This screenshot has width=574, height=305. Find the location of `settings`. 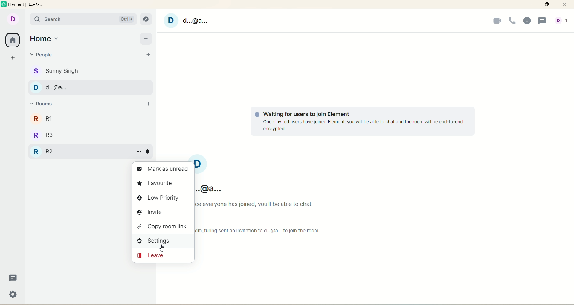

settings is located at coordinates (13, 295).